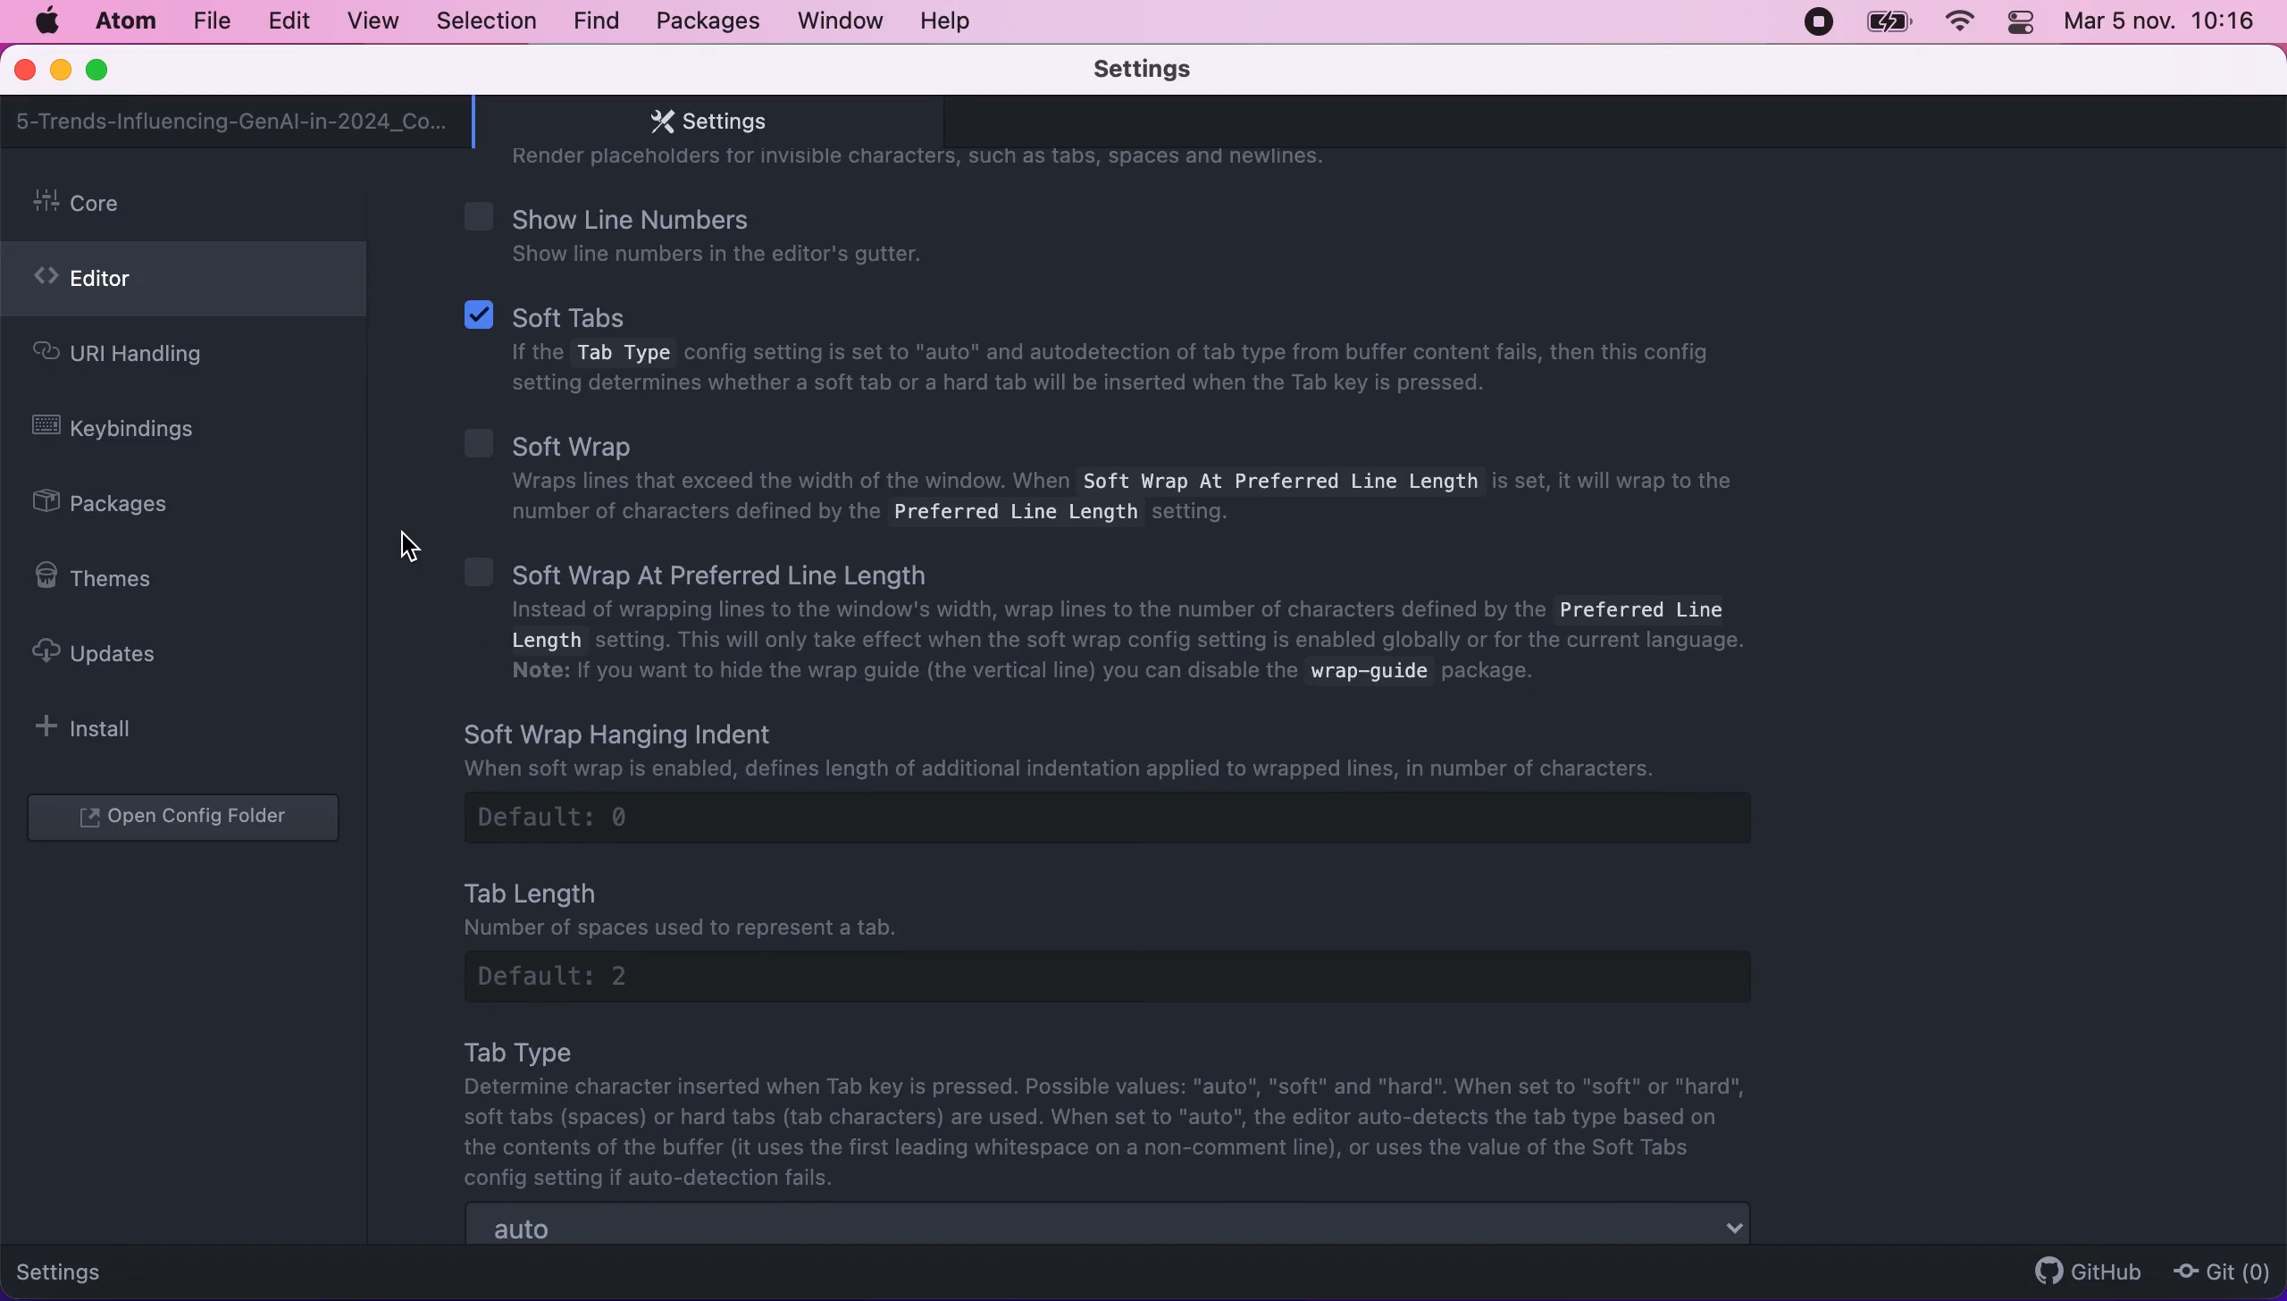 Image resolution: width=2287 pixels, height=1301 pixels. What do you see at coordinates (112, 652) in the screenshot?
I see `updates` at bounding box center [112, 652].